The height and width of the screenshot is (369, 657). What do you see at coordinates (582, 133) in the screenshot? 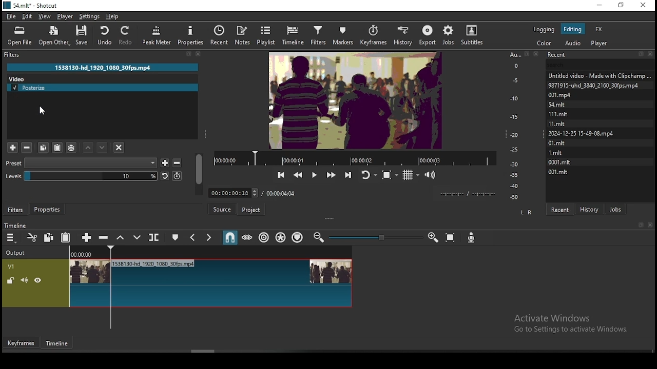
I see `2024-12-25 15-49-08. mp4` at bounding box center [582, 133].